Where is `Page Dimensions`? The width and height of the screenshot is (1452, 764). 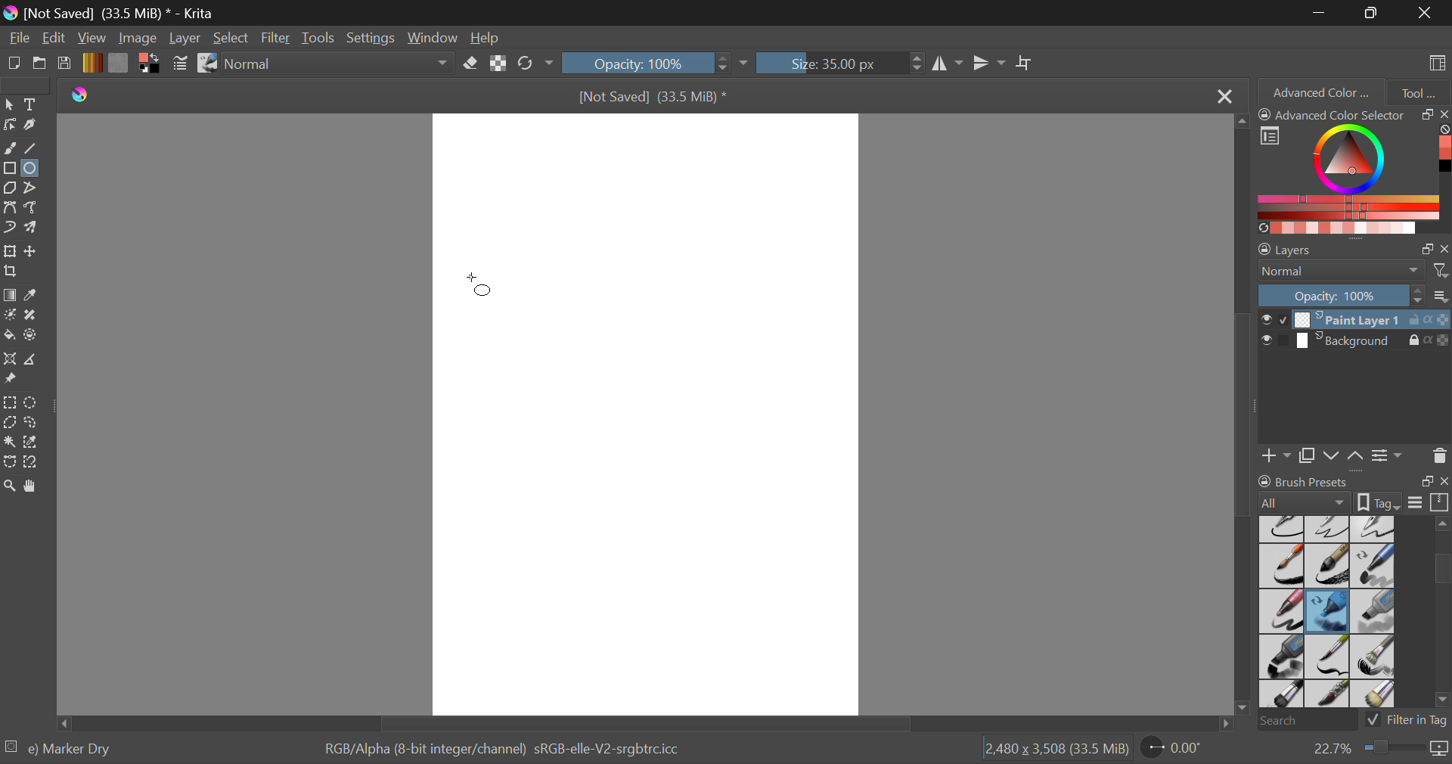 Page Dimensions is located at coordinates (1060, 749).